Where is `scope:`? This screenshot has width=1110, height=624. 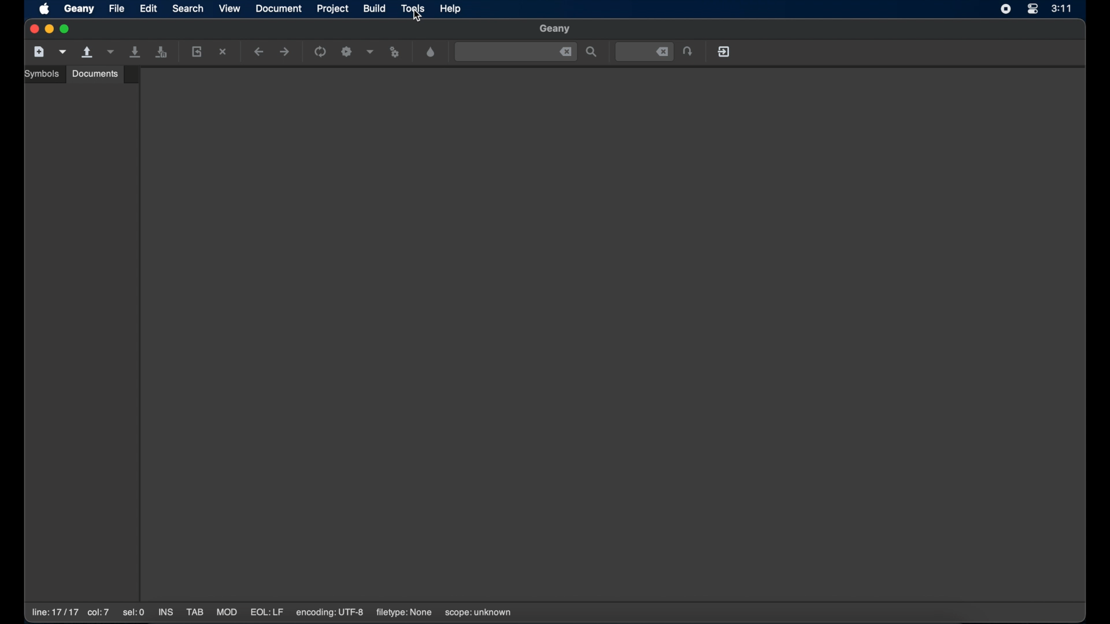 scope: is located at coordinates (478, 613).